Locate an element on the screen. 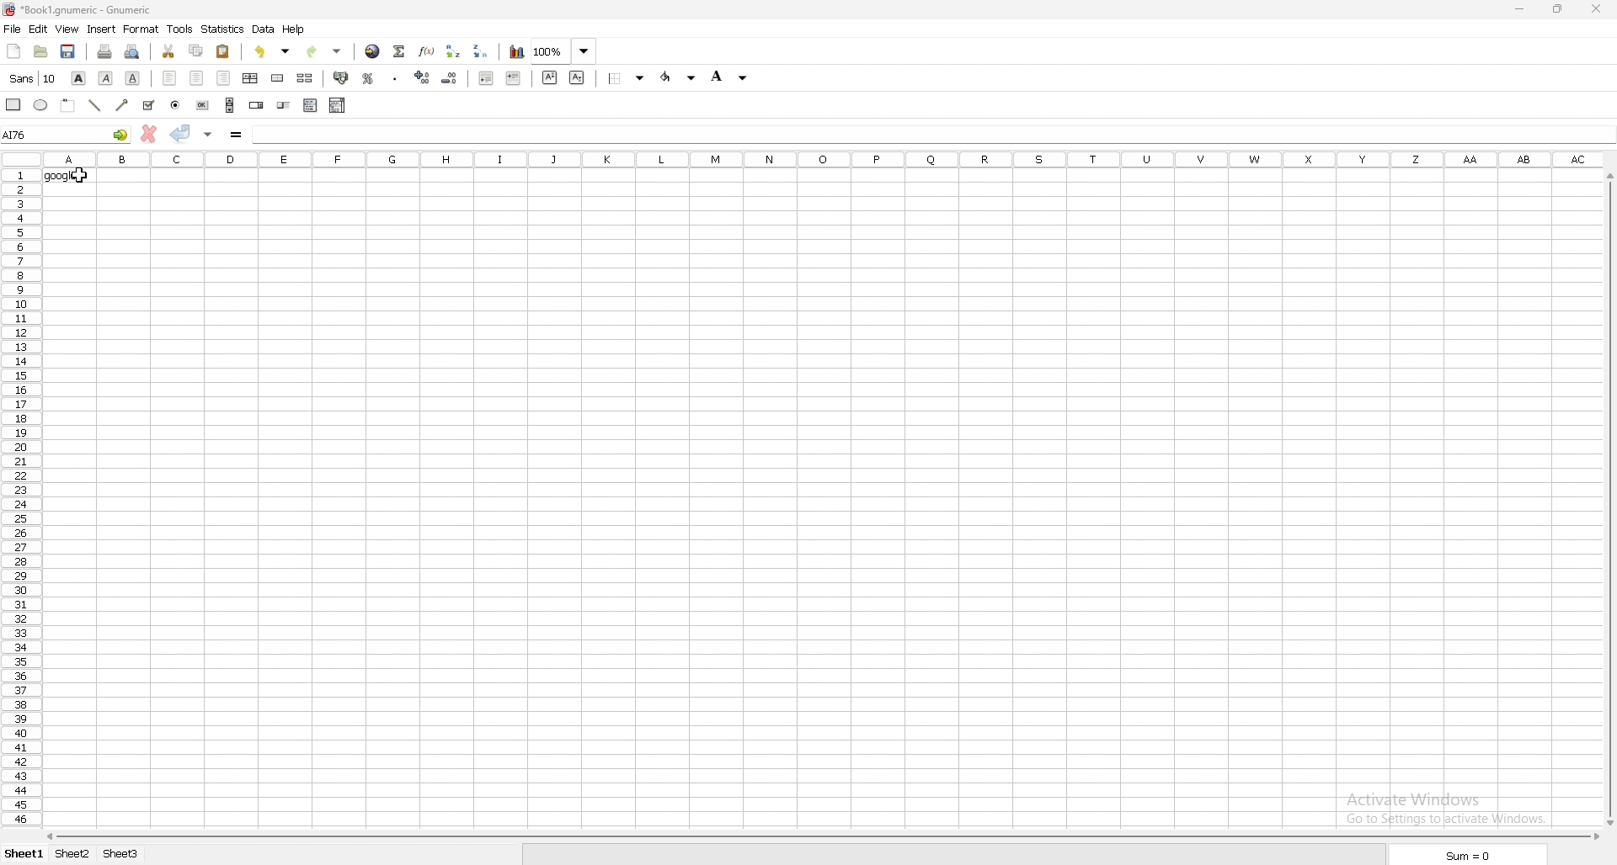 The height and width of the screenshot is (865, 1617). ellipse is located at coordinates (42, 105).